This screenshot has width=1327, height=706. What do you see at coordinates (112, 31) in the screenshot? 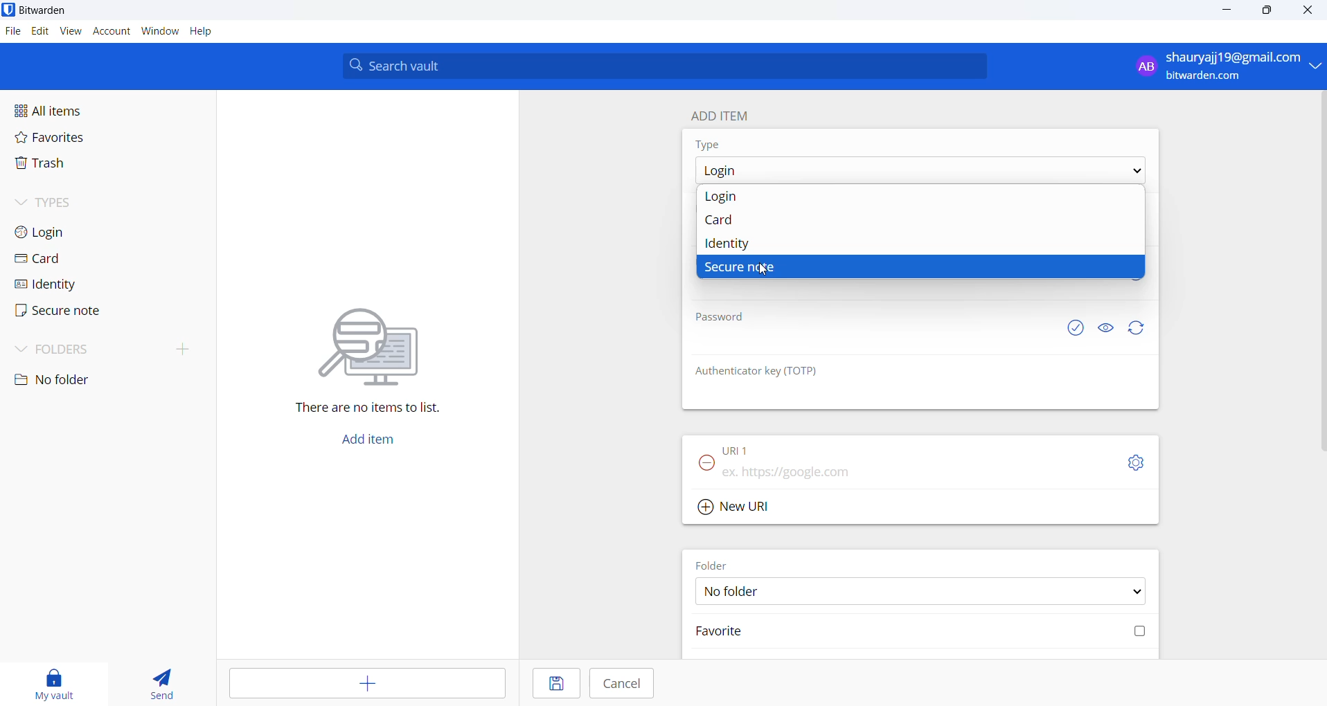
I see `account` at bounding box center [112, 31].